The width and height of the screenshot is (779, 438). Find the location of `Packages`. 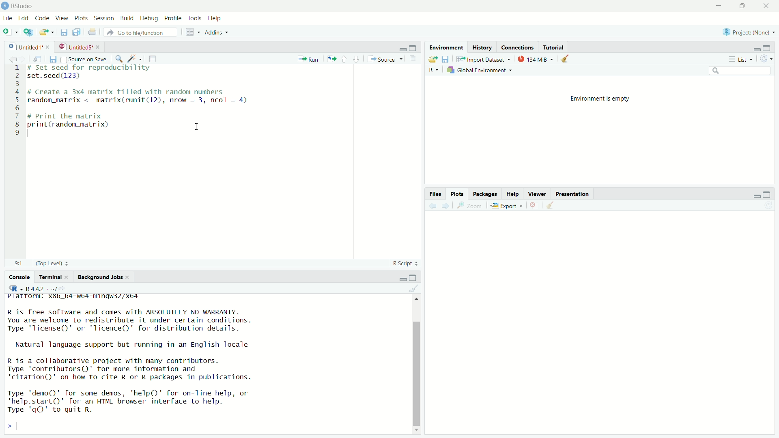

Packages is located at coordinates (486, 195).